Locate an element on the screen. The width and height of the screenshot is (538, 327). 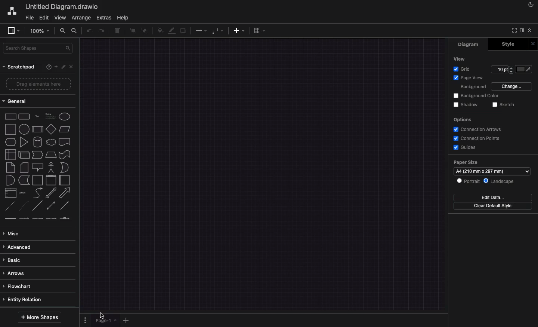
edit data is located at coordinates (493, 198).